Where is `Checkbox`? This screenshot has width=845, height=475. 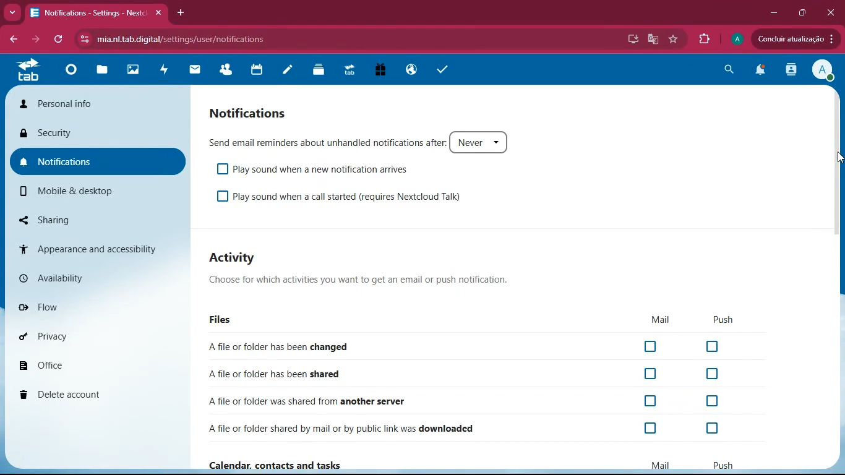
Checkbox is located at coordinates (653, 347).